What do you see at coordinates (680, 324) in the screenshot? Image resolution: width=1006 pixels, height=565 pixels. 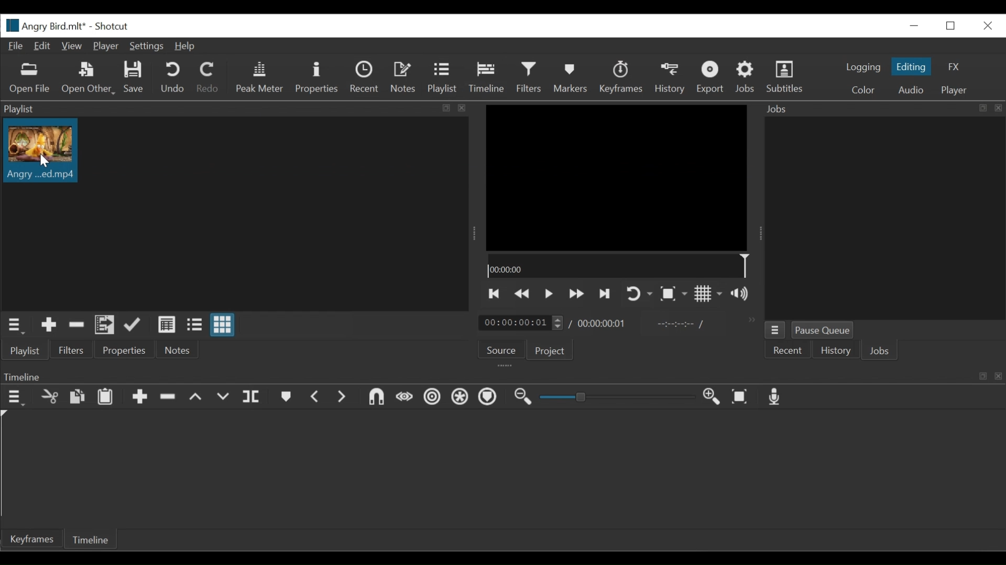 I see `In point` at bounding box center [680, 324].